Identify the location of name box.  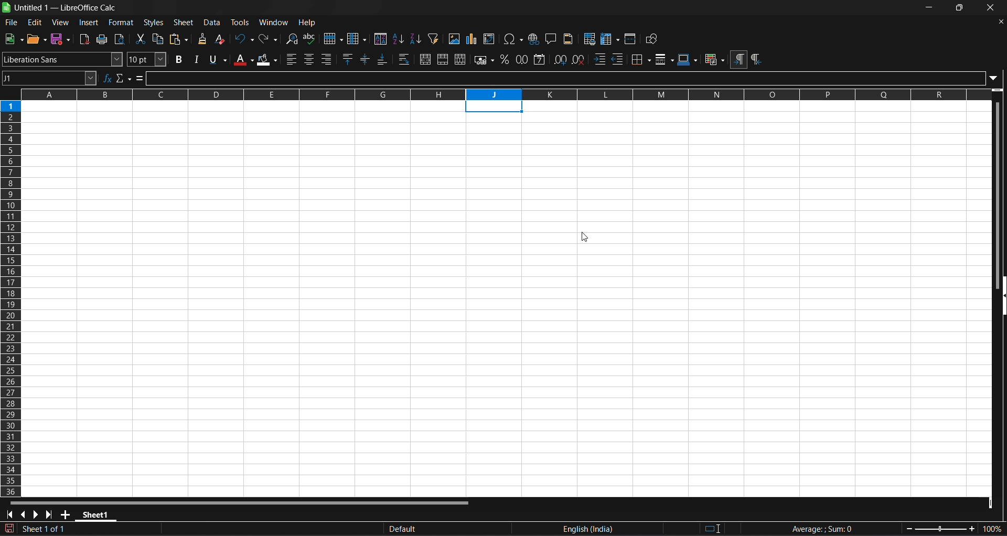
(50, 78).